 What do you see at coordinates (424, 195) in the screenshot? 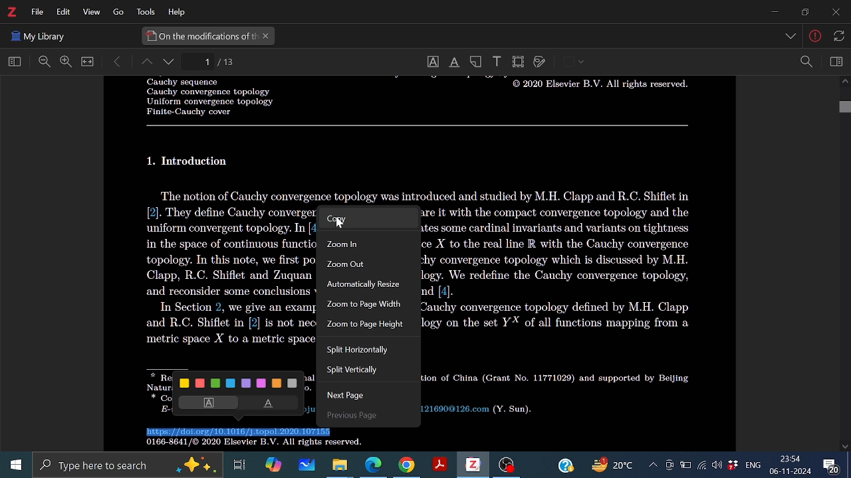
I see `` at bounding box center [424, 195].